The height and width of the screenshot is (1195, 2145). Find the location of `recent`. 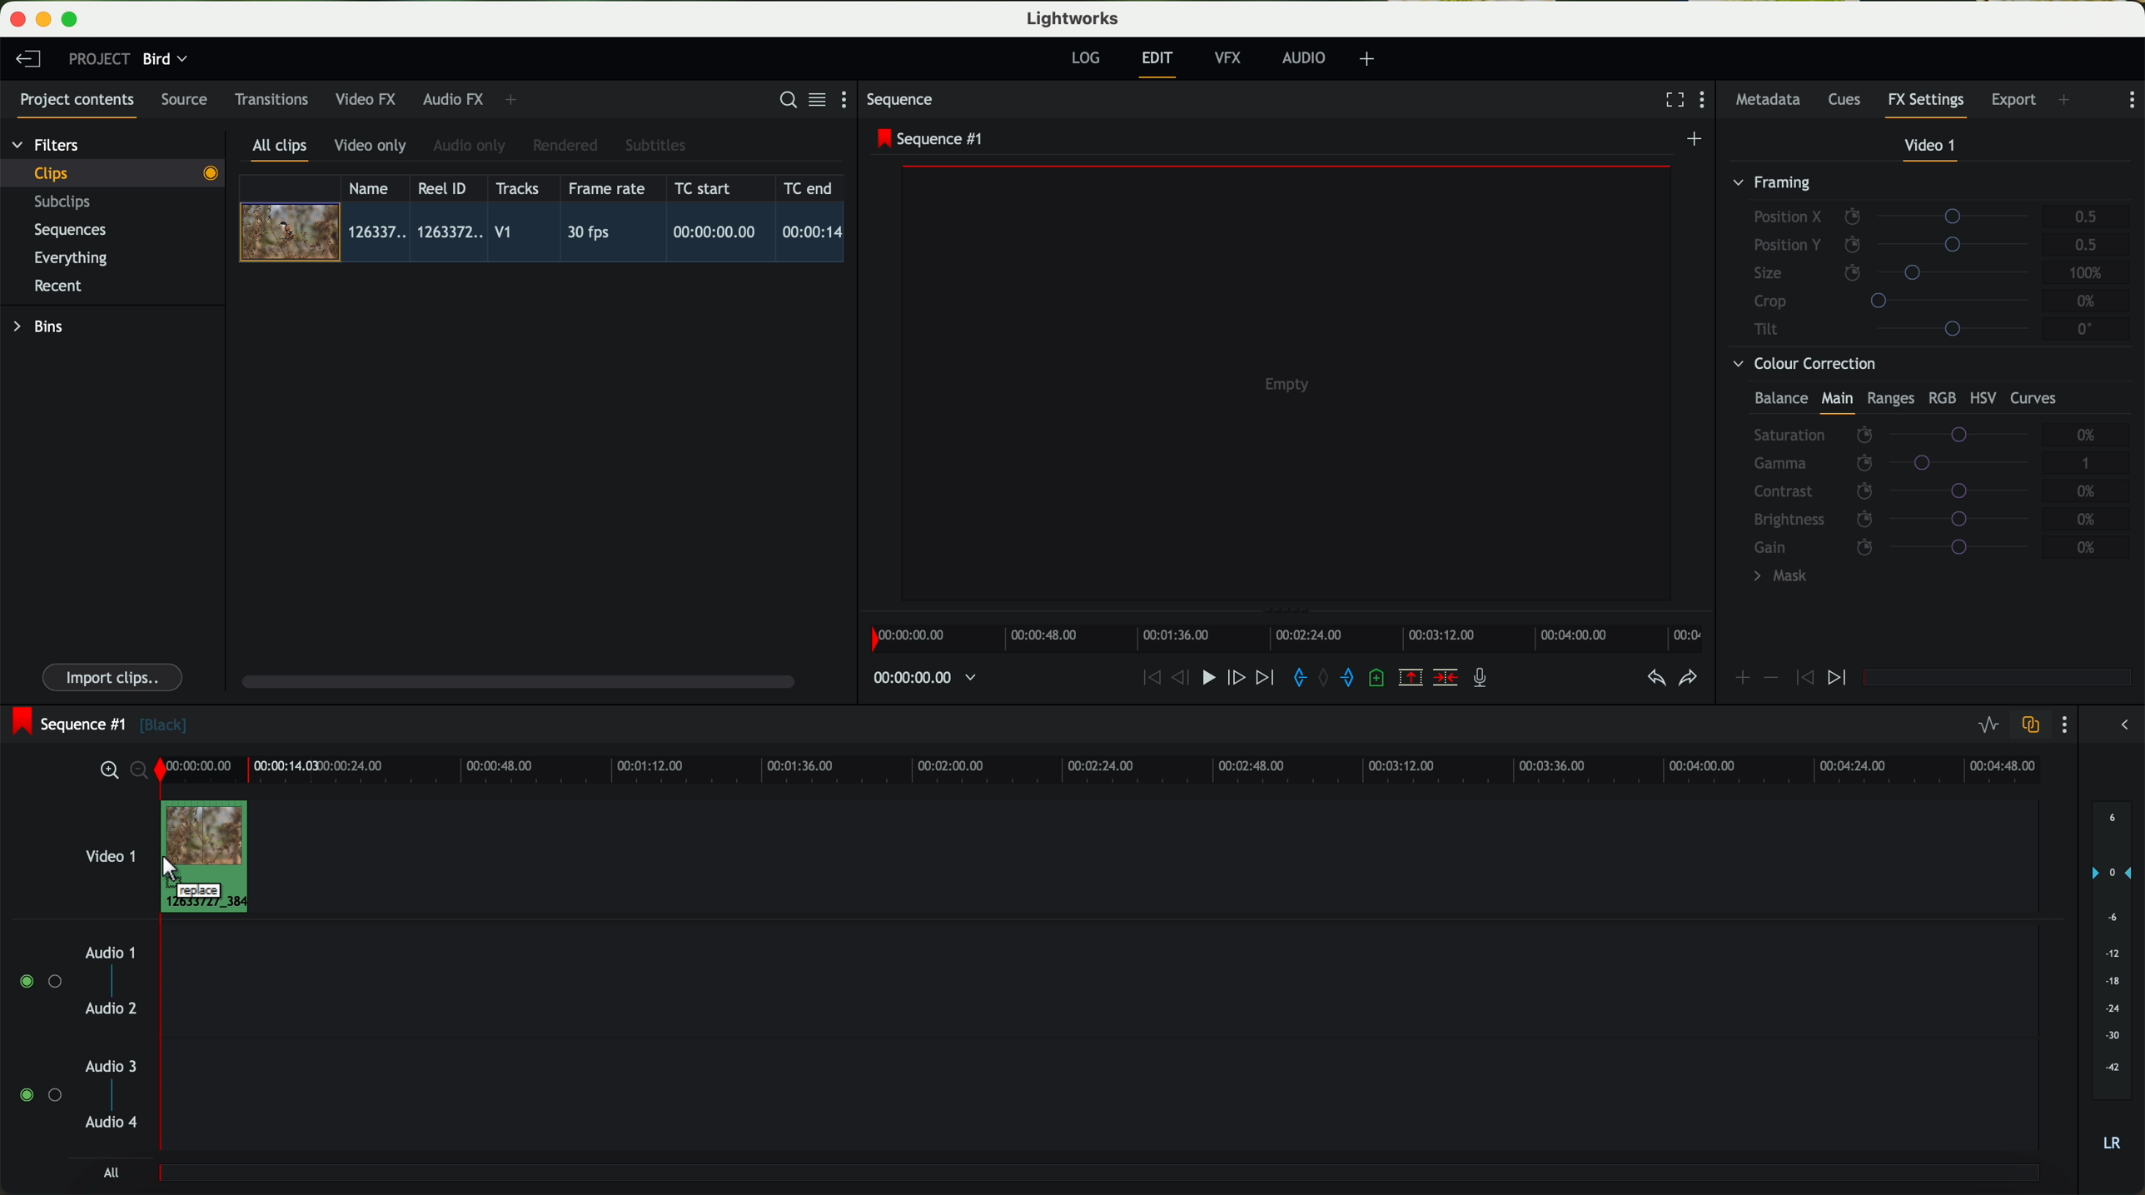

recent is located at coordinates (58, 288).